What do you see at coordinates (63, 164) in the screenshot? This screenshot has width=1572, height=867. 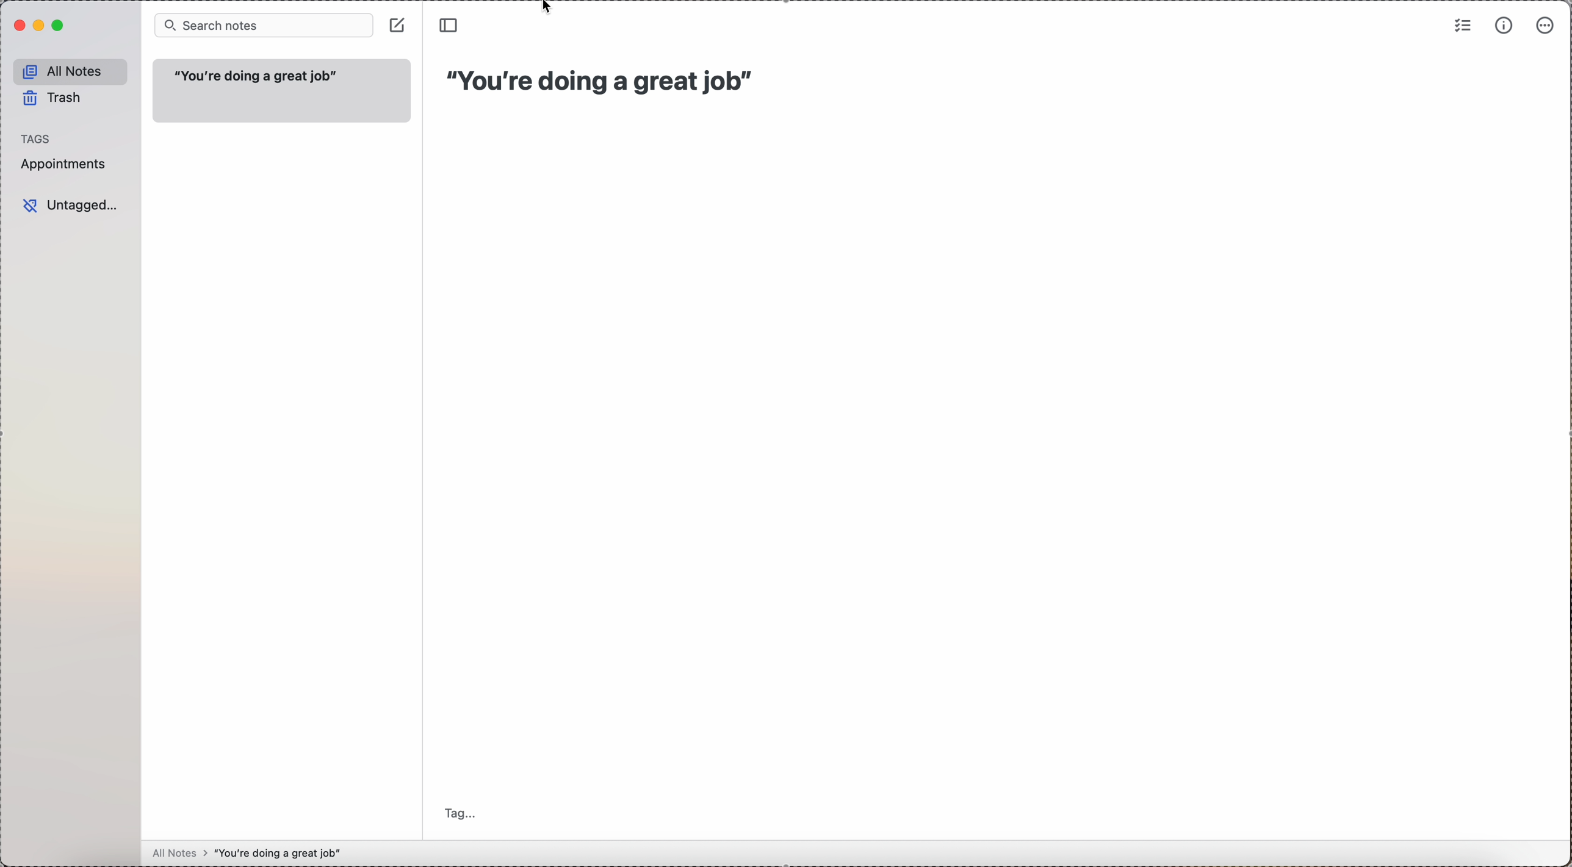 I see `appointments` at bounding box center [63, 164].